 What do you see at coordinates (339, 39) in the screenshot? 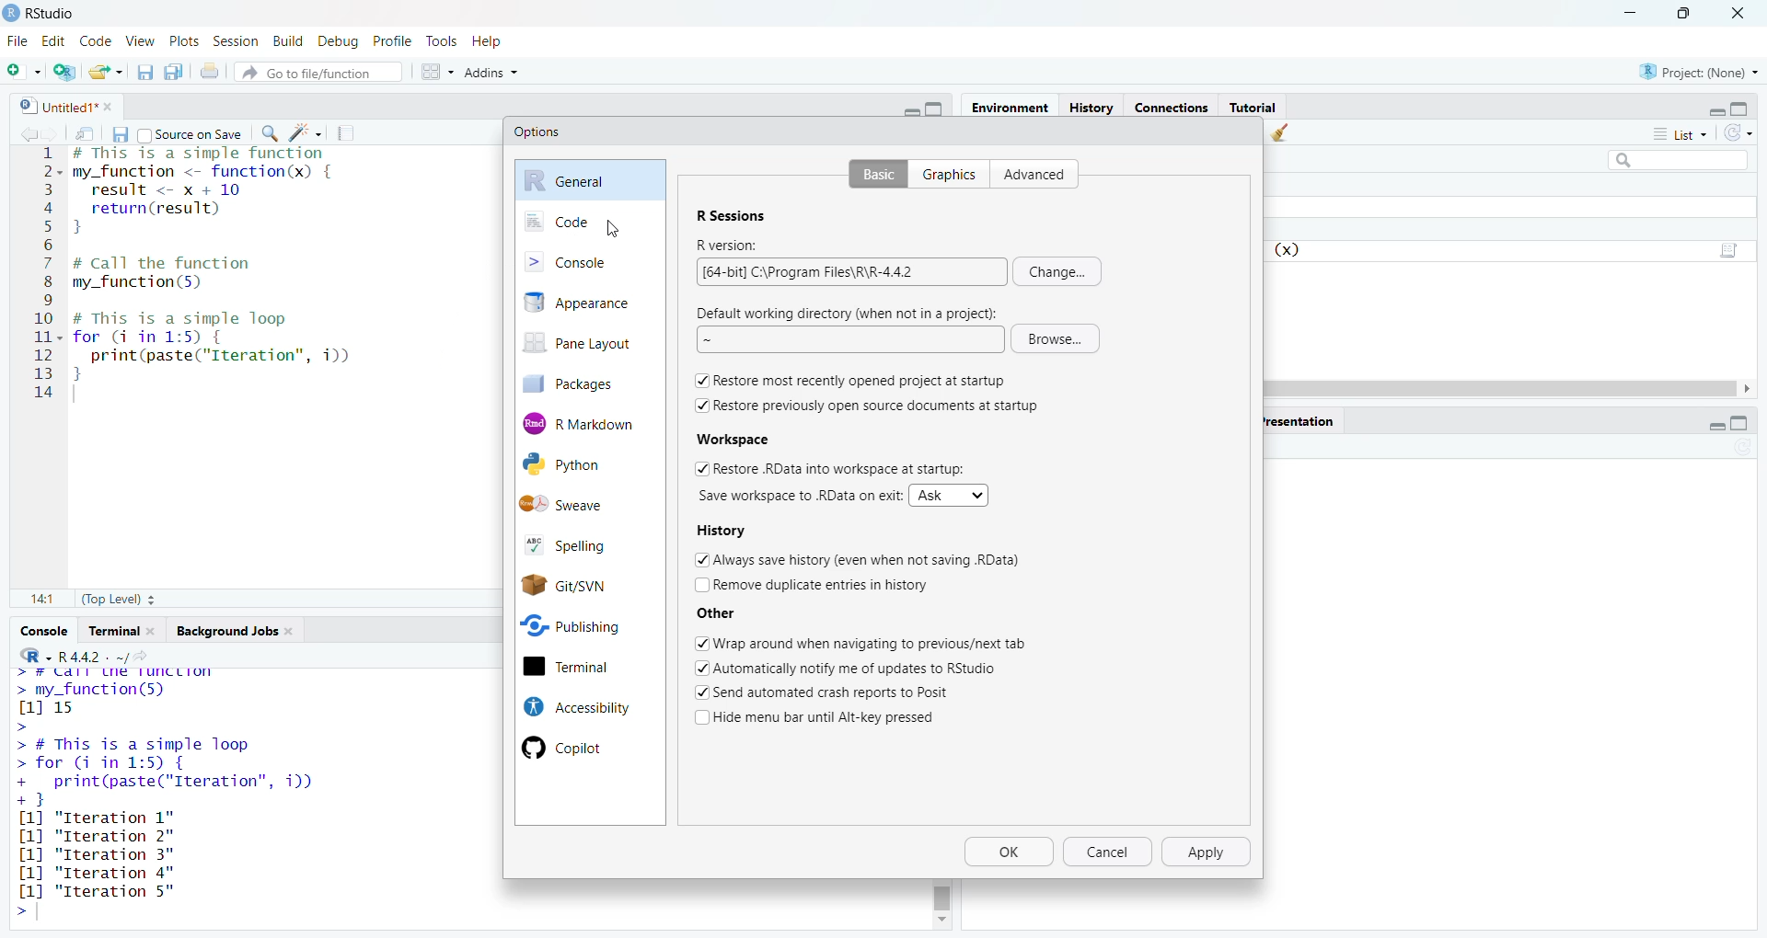
I see `debug` at bounding box center [339, 39].